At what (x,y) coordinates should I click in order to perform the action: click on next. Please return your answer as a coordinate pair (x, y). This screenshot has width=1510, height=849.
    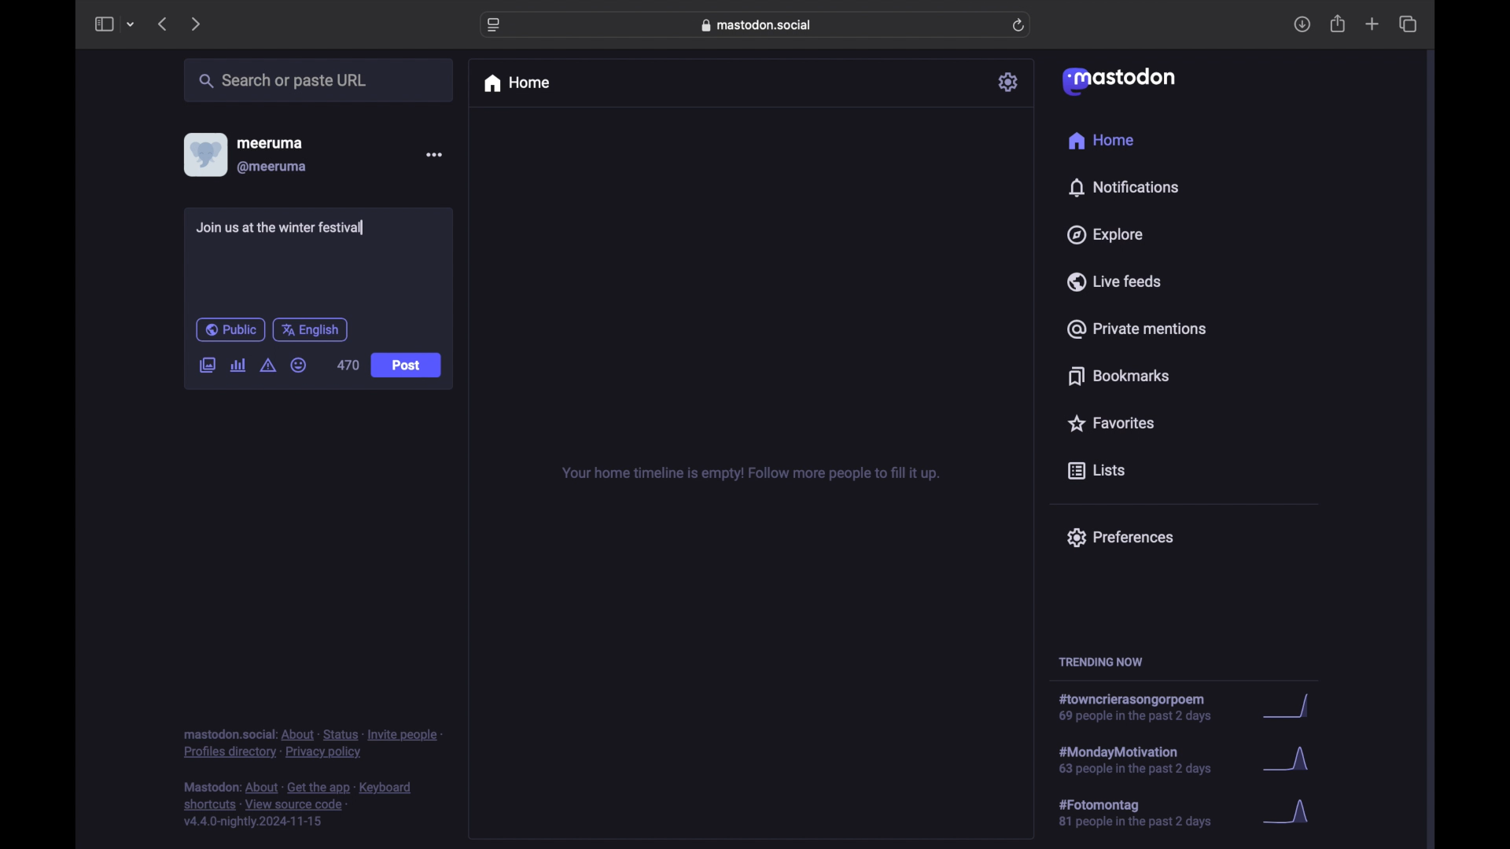
    Looking at the image, I should click on (197, 24).